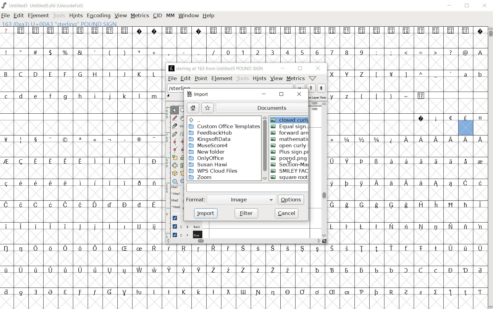 The image size is (493, 309). What do you see at coordinates (95, 183) in the screenshot?
I see `` at bounding box center [95, 183].